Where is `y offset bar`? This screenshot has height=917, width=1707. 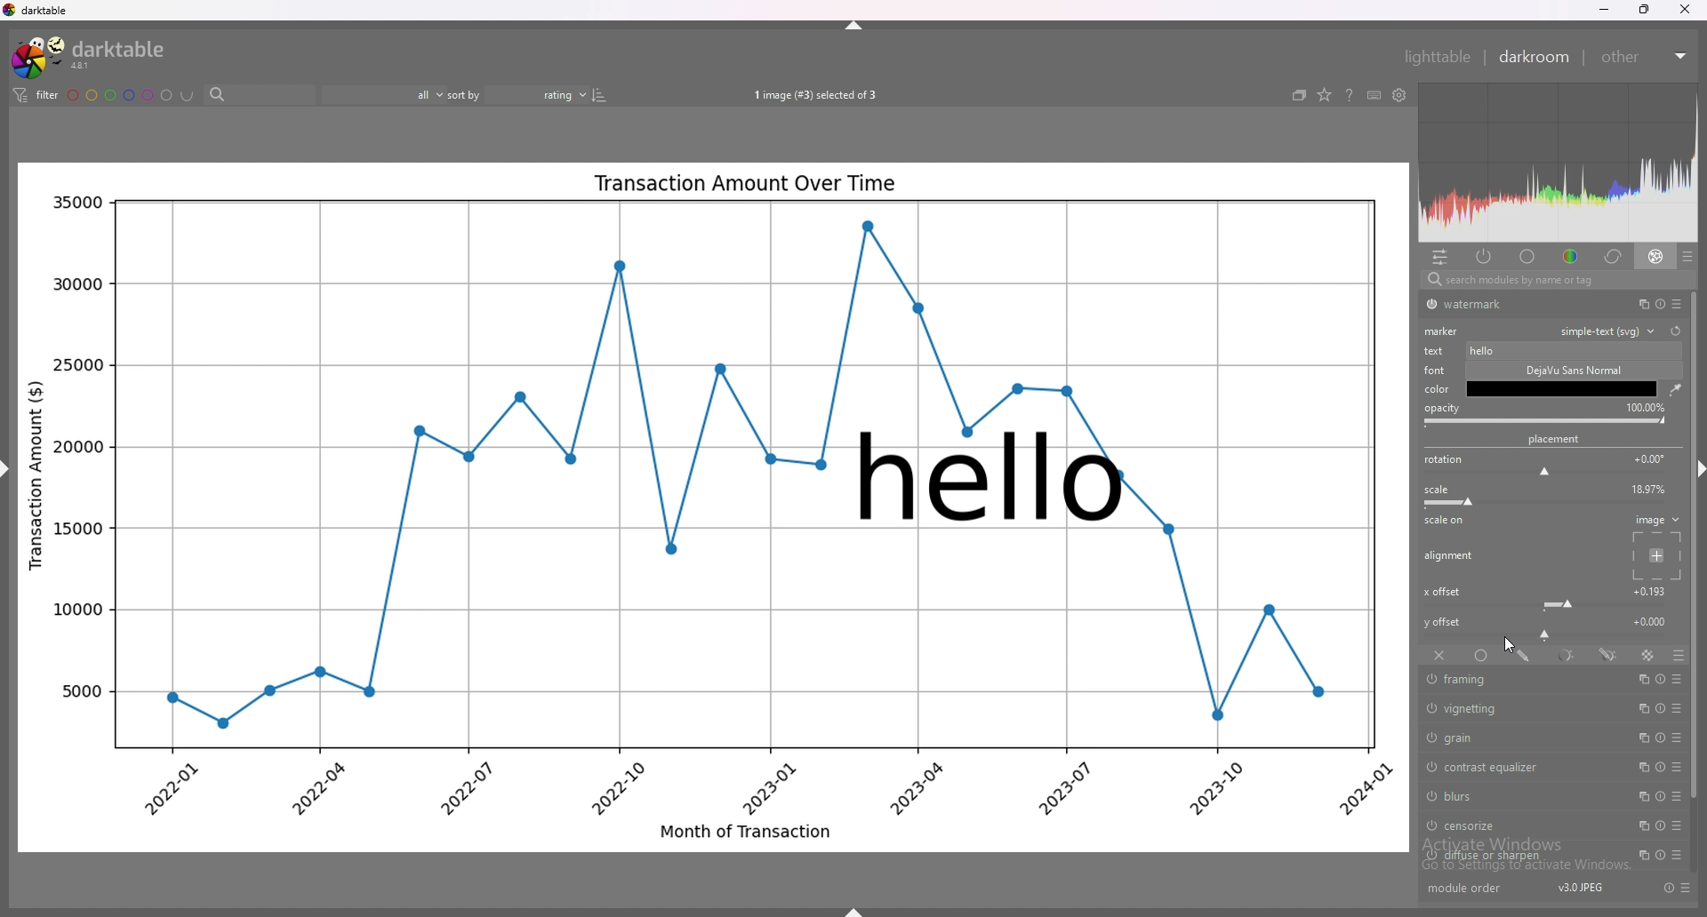 y offset bar is located at coordinates (1545, 637).